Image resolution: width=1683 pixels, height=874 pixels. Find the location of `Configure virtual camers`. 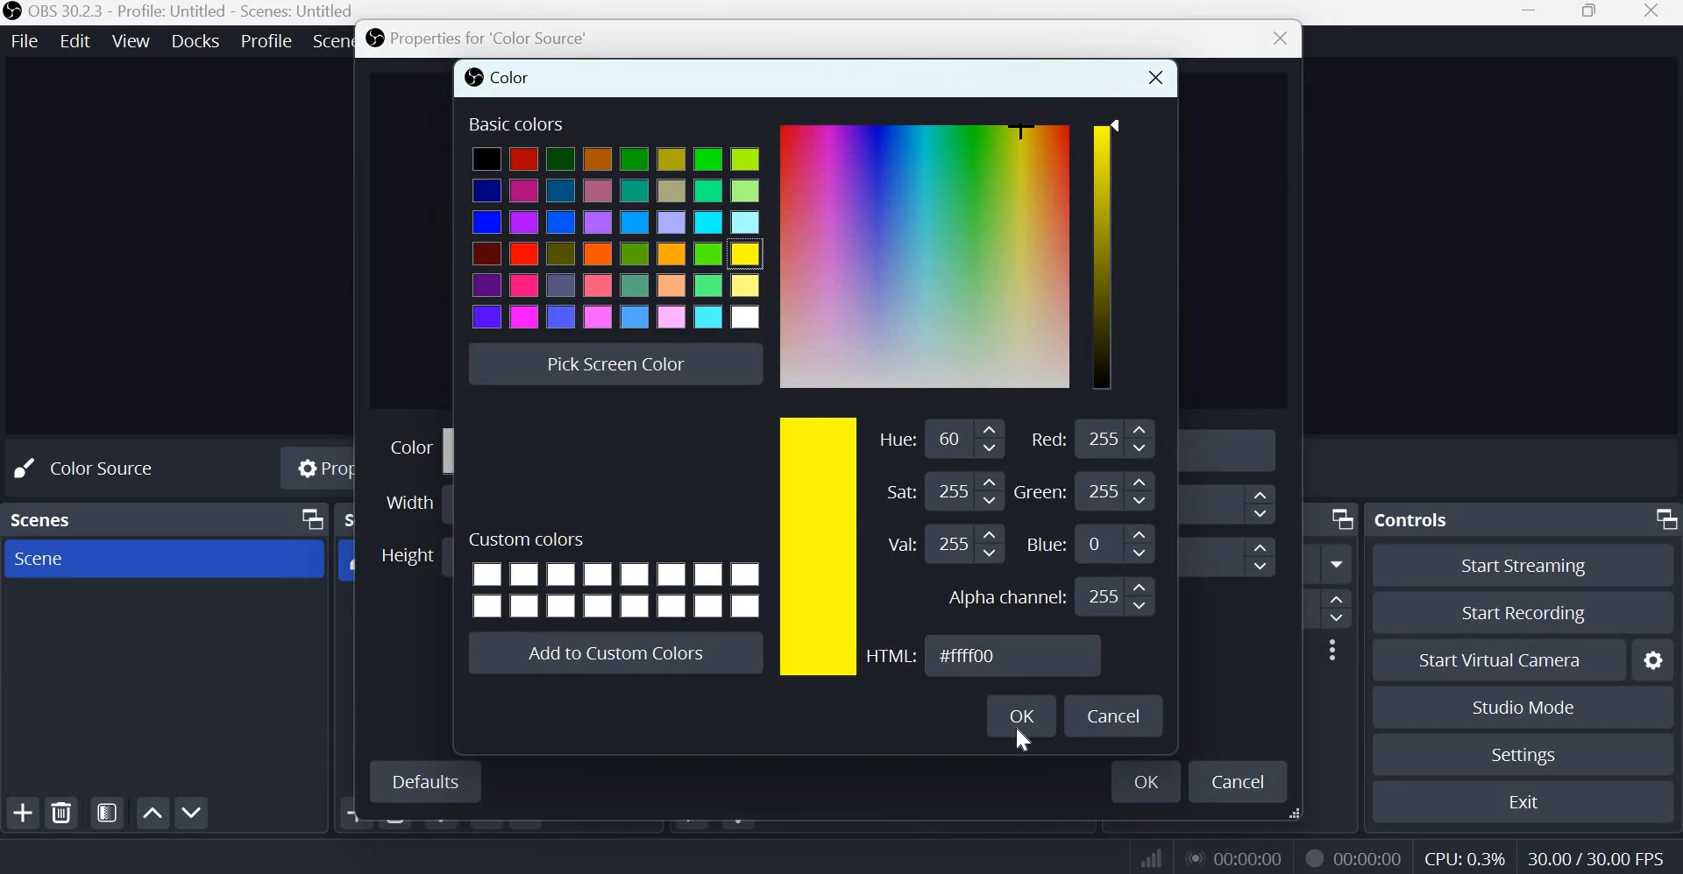

Configure virtual camers is located at coordinates (1656, 661).